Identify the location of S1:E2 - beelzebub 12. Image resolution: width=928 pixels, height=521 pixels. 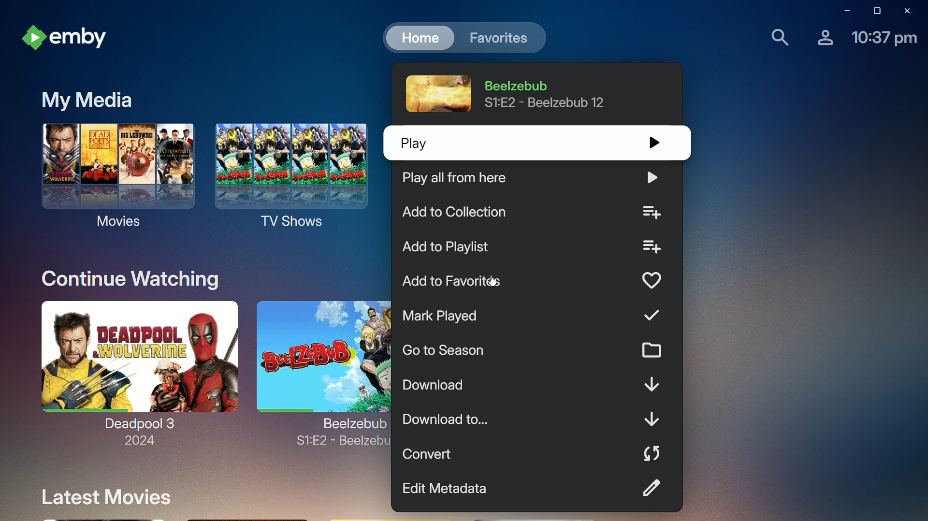
(339, 445).